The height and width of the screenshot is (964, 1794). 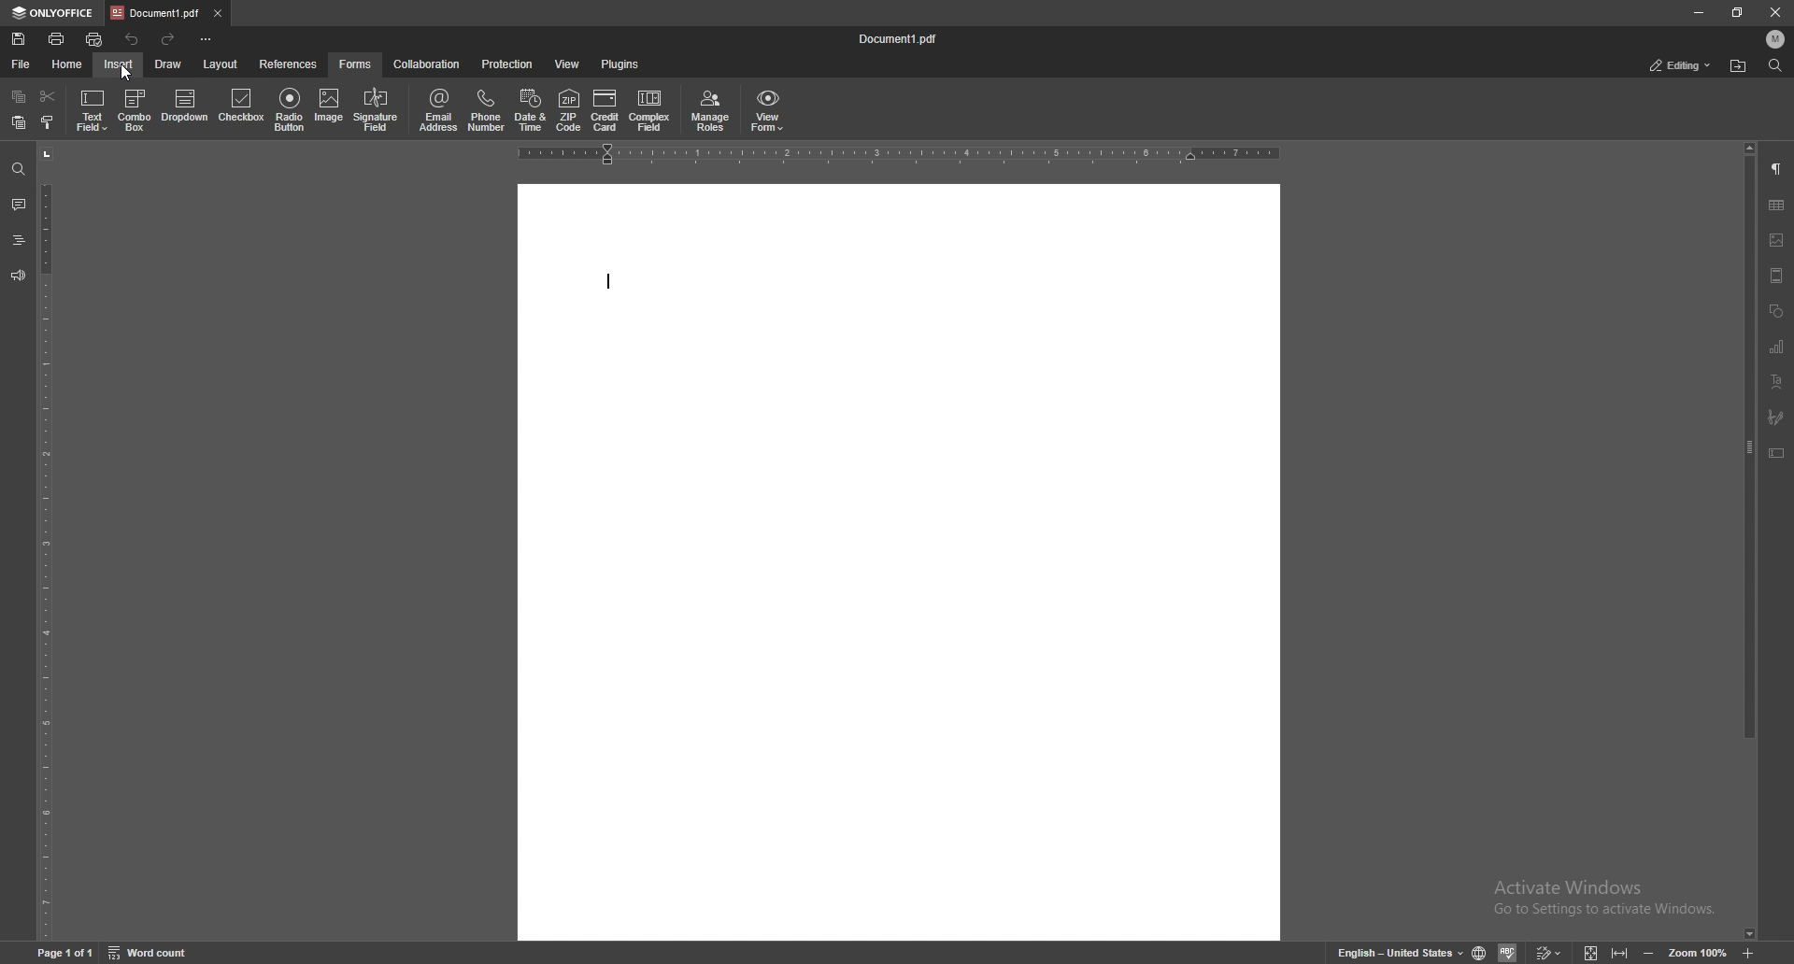 I want to click on zip code, so click(x=569, y=109).